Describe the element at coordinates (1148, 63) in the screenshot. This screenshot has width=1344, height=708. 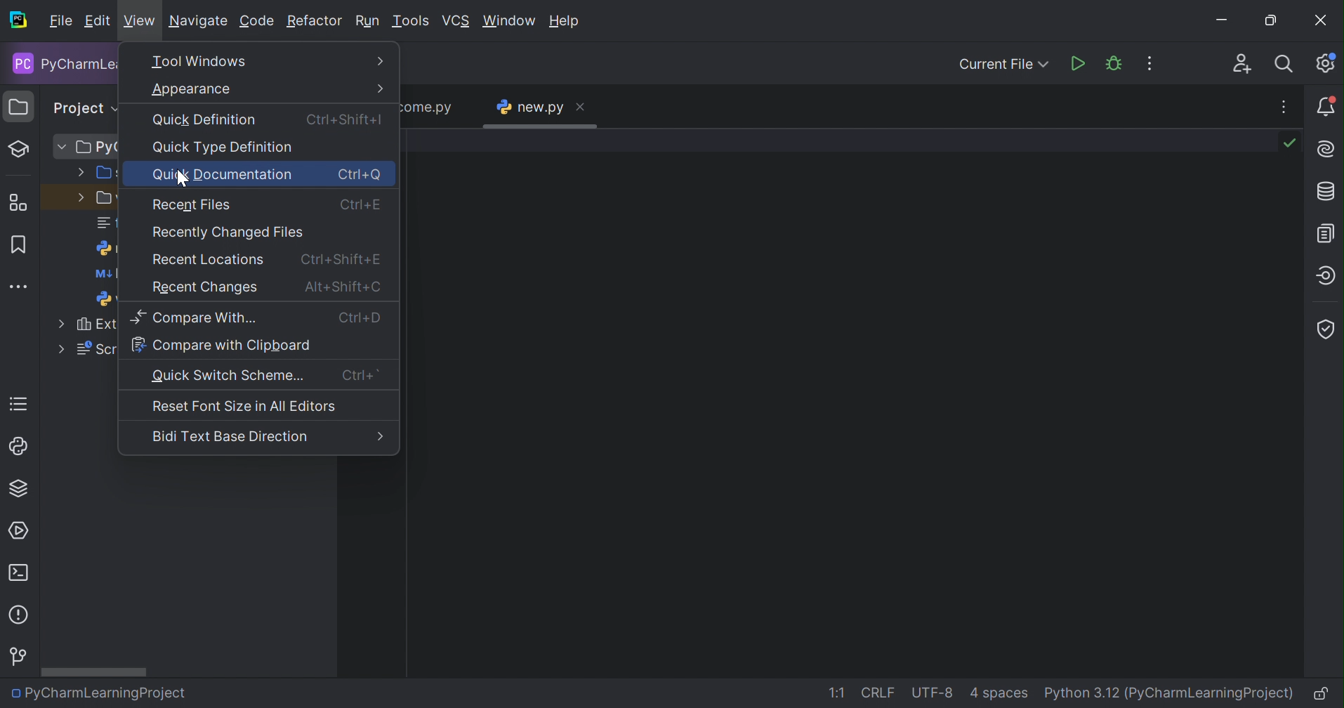
I see `More Actions` at that location.